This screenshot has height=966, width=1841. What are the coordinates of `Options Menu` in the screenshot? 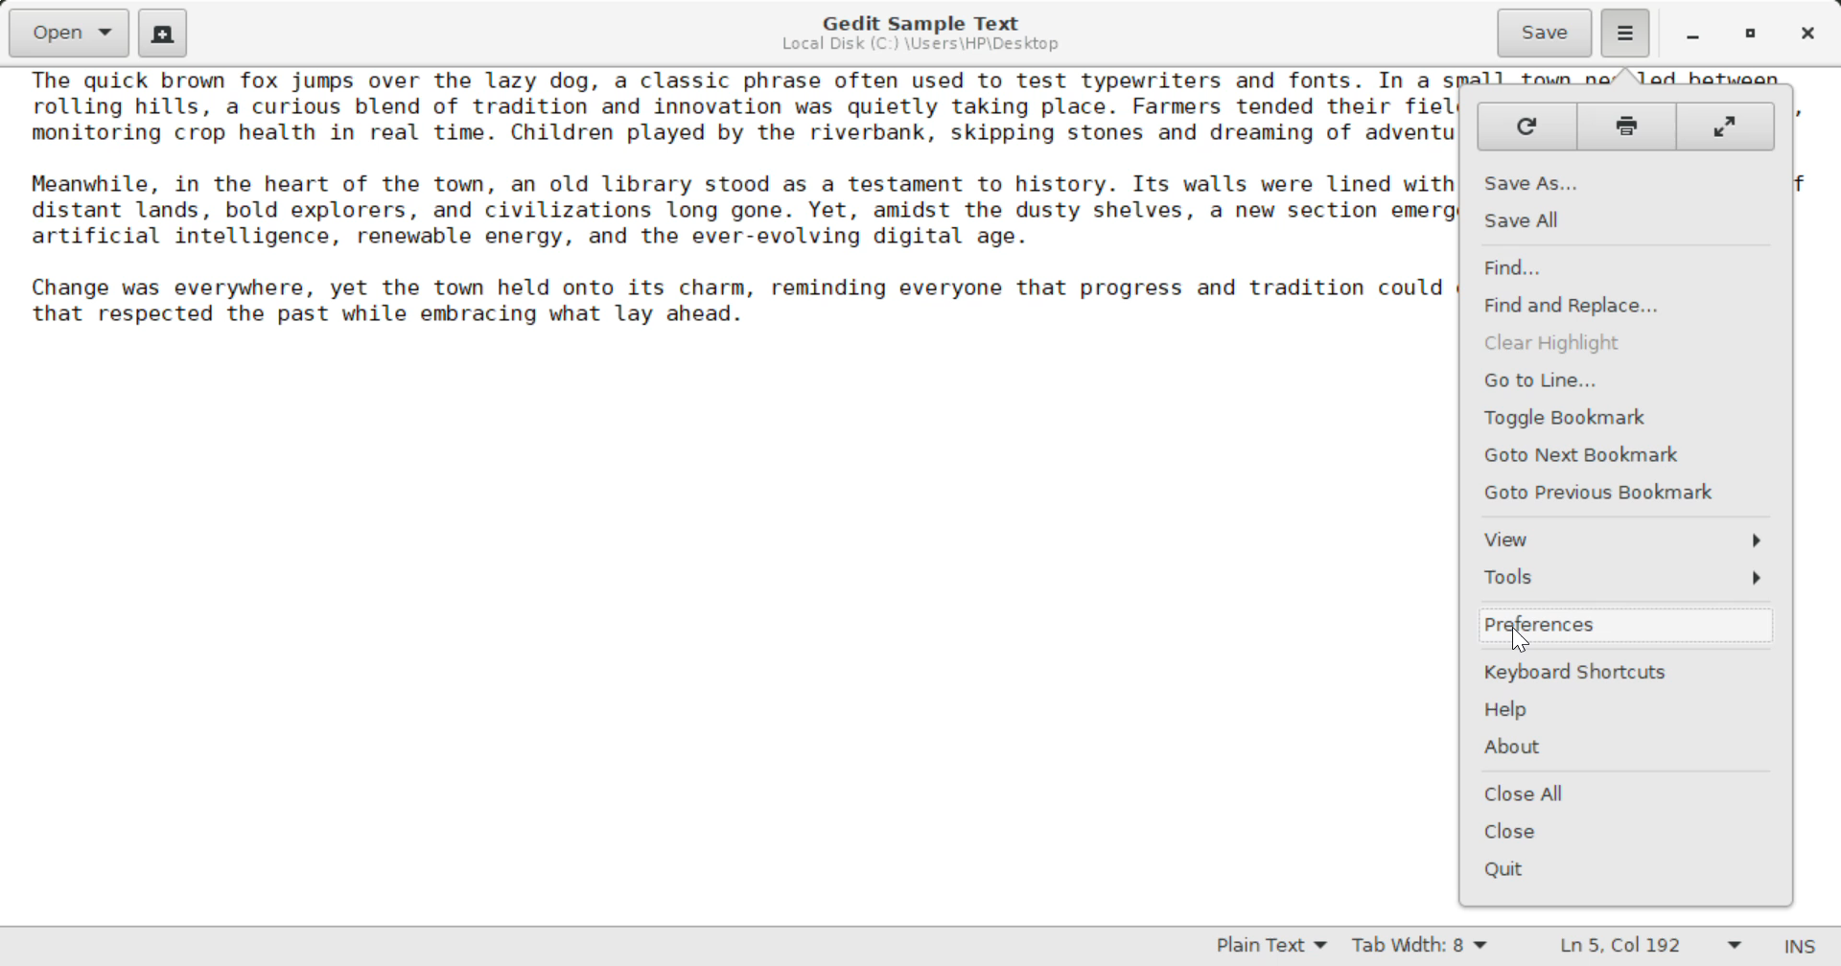 It's located at (1623, 32).